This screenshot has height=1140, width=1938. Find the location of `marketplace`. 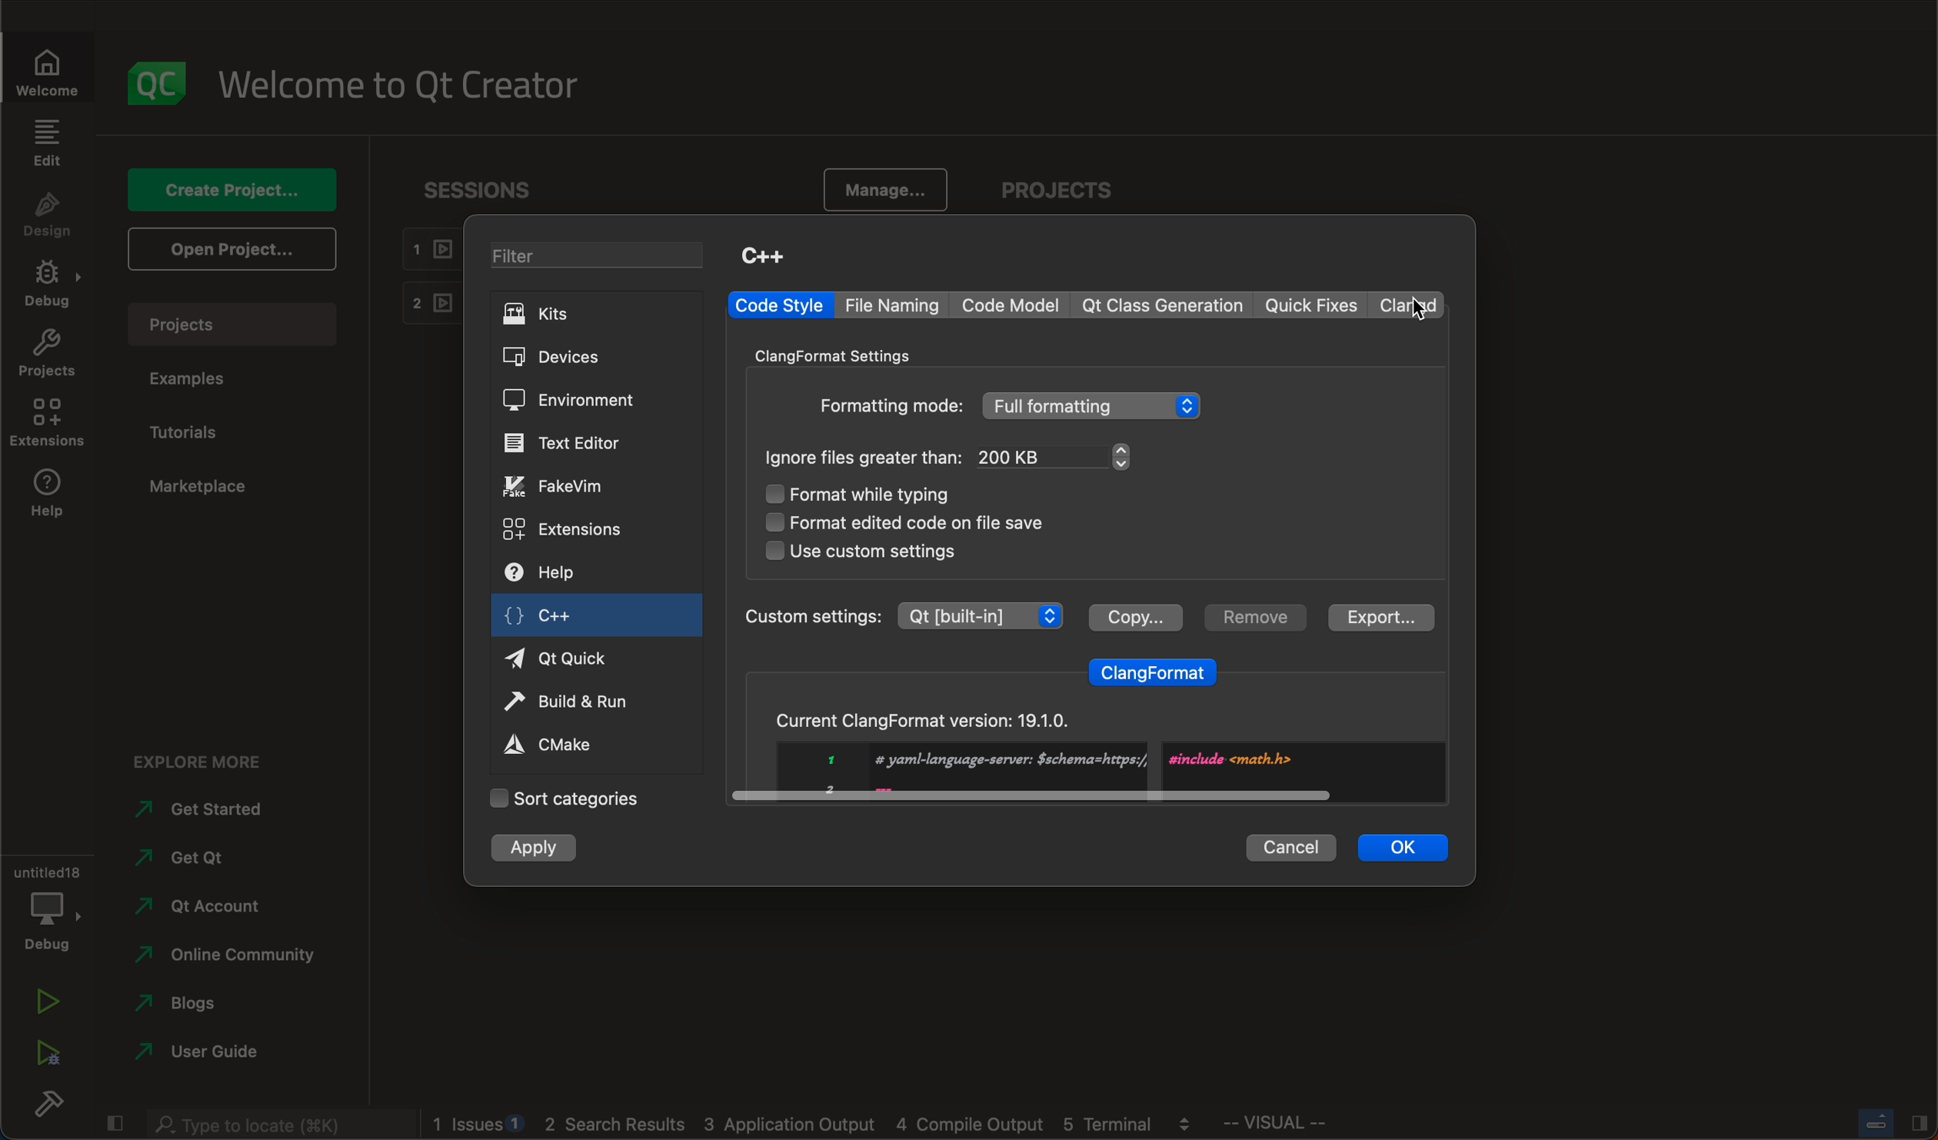

marketplace is located at coordinates (222, 488).